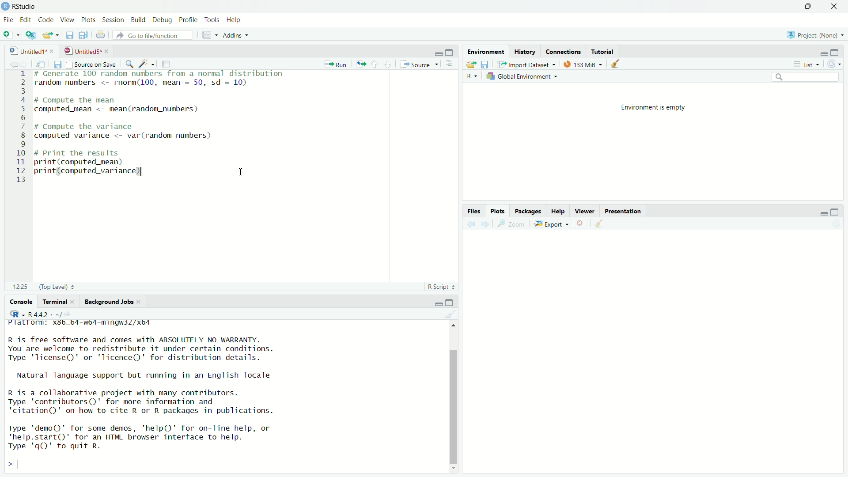  I want to click on close, so click(108, 51).